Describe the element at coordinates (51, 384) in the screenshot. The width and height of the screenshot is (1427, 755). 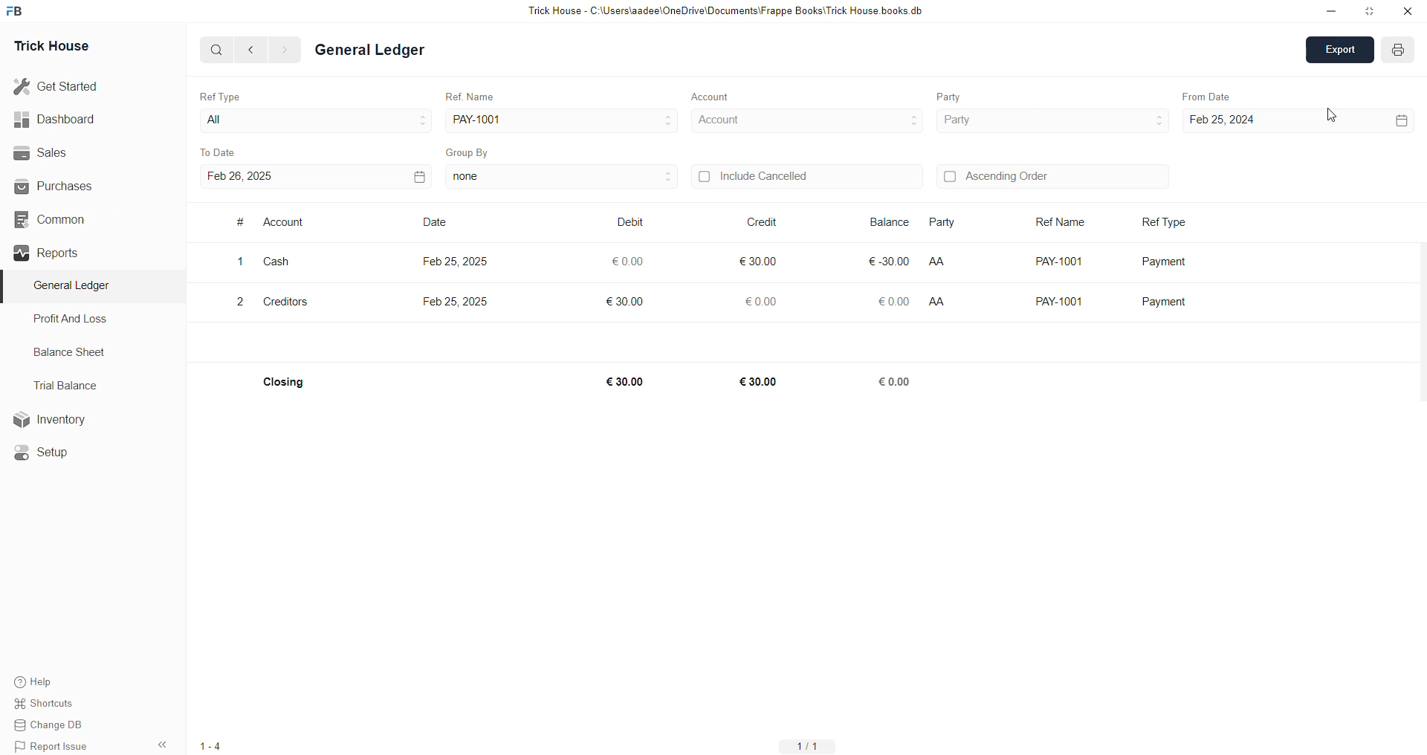
I see `Reports` at that location.